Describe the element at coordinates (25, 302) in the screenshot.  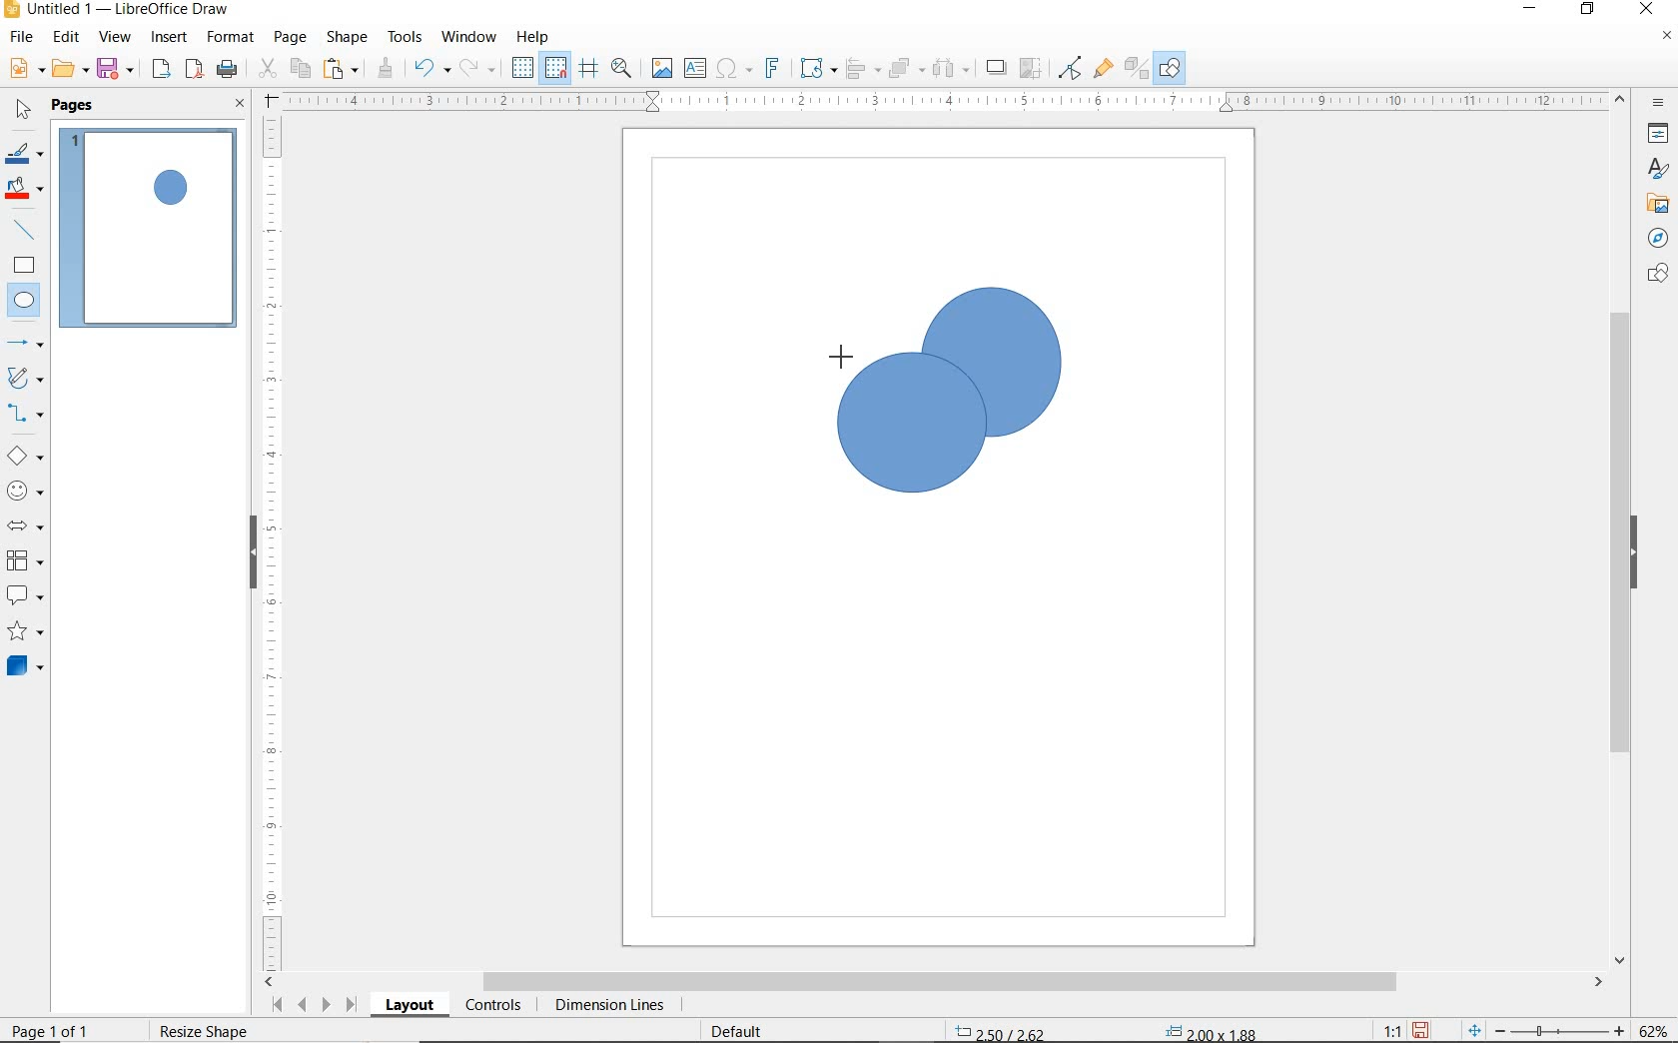
I see `ELLIPSE` at that location.